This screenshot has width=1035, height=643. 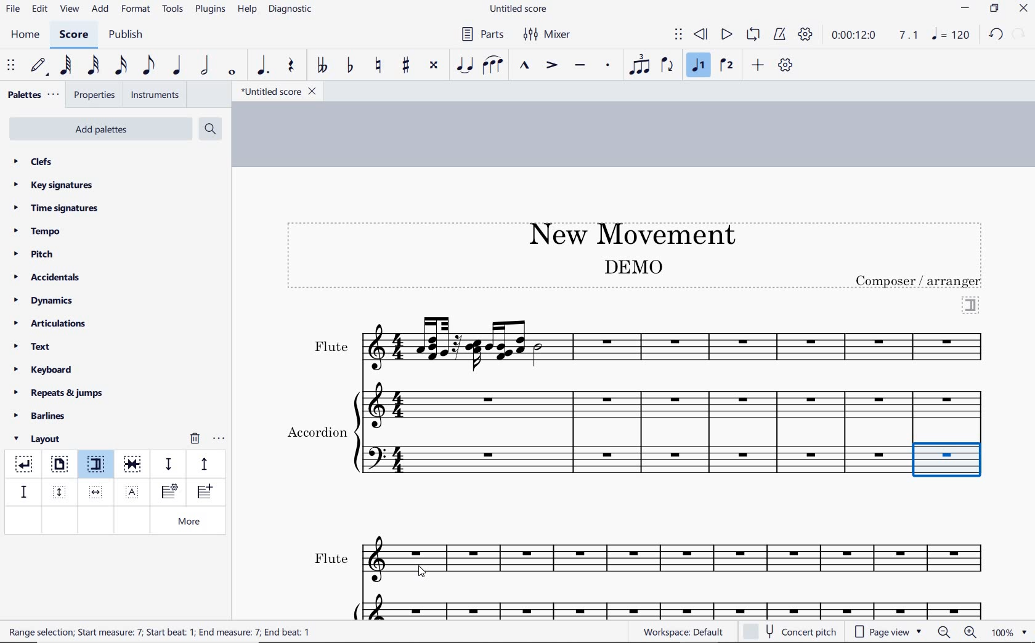 What do you see at coordinates (702, 35) in the screenshot?
I see `rewind` at bounding box center [702, 35].